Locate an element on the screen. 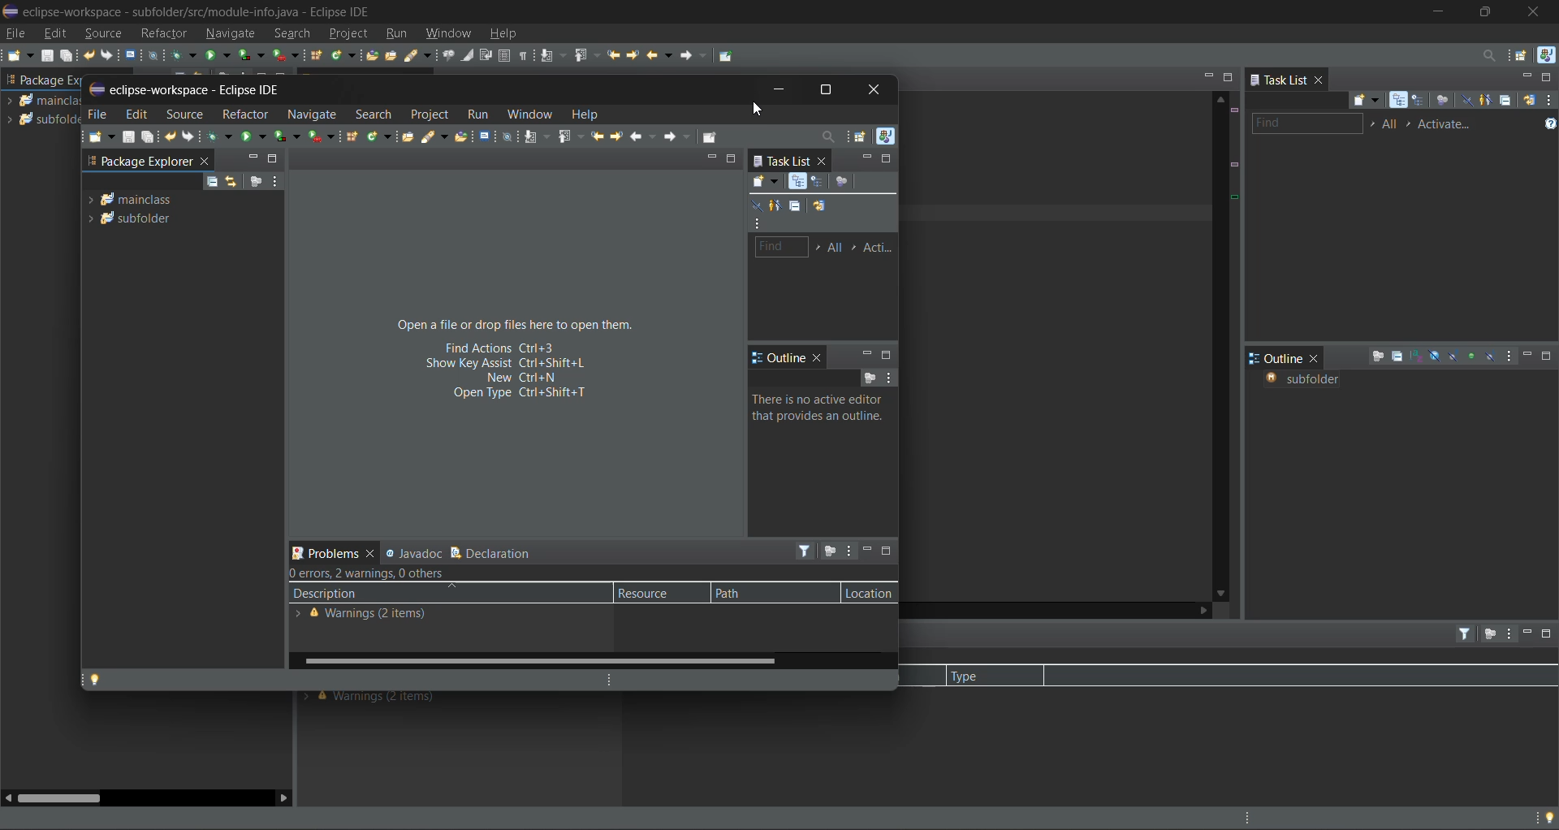 Image resolution: width=1559 pixels, height=830 pixels. previous edit location is located at coordinates (596, 139).